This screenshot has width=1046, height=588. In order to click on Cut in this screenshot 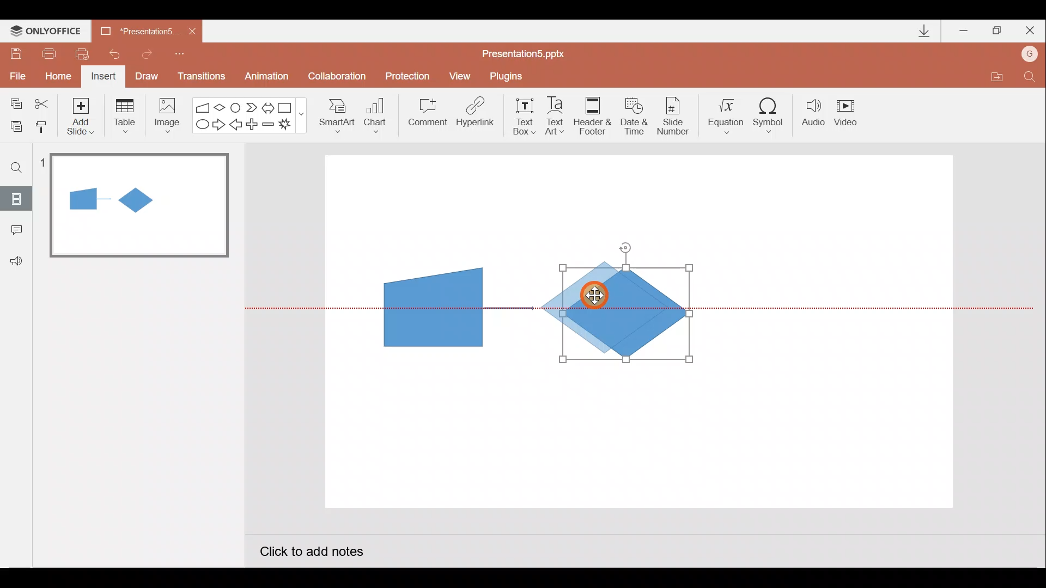, I will do `click(44, 102)`.